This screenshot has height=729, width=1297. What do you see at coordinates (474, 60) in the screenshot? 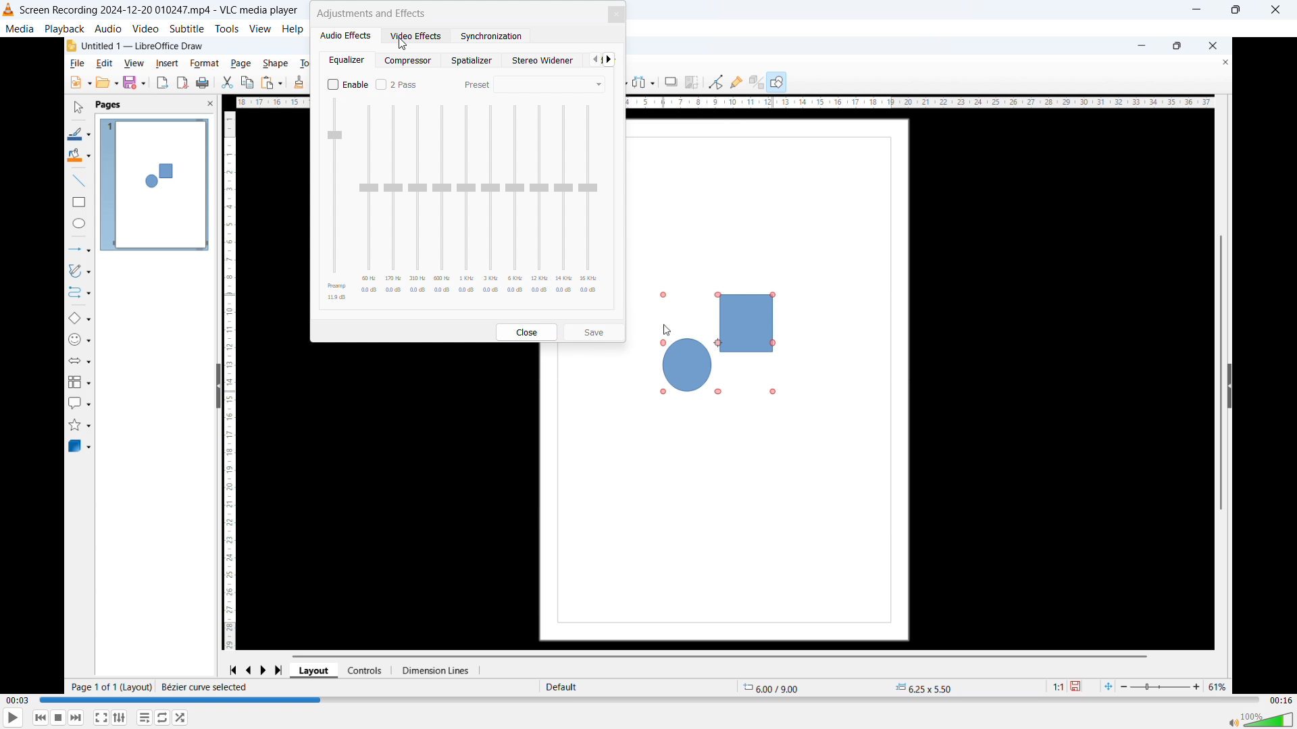
I see `Spatializer ` at bounding box center [474, 60].